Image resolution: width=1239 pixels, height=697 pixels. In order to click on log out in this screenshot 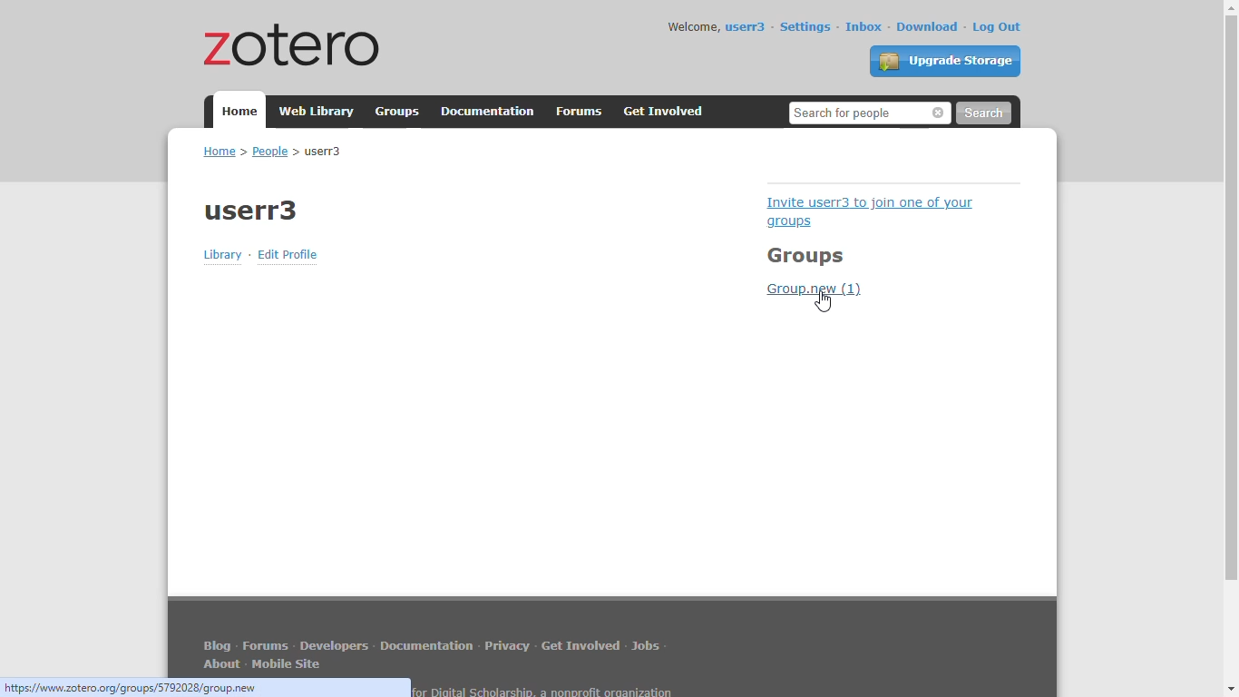, I will do `click(998, 27)`.